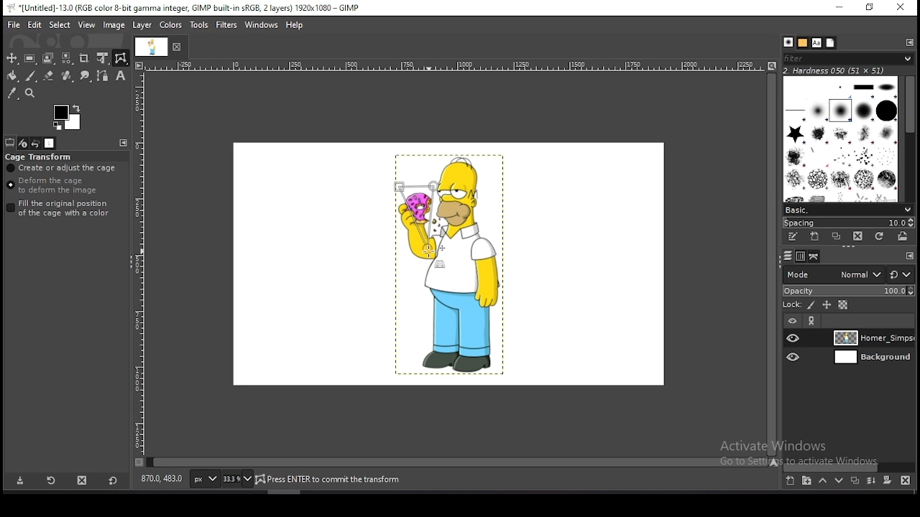  What do you see at coordinates (872, 338) in the screenshot?
I see `layer` at bounding box center [872, 338].